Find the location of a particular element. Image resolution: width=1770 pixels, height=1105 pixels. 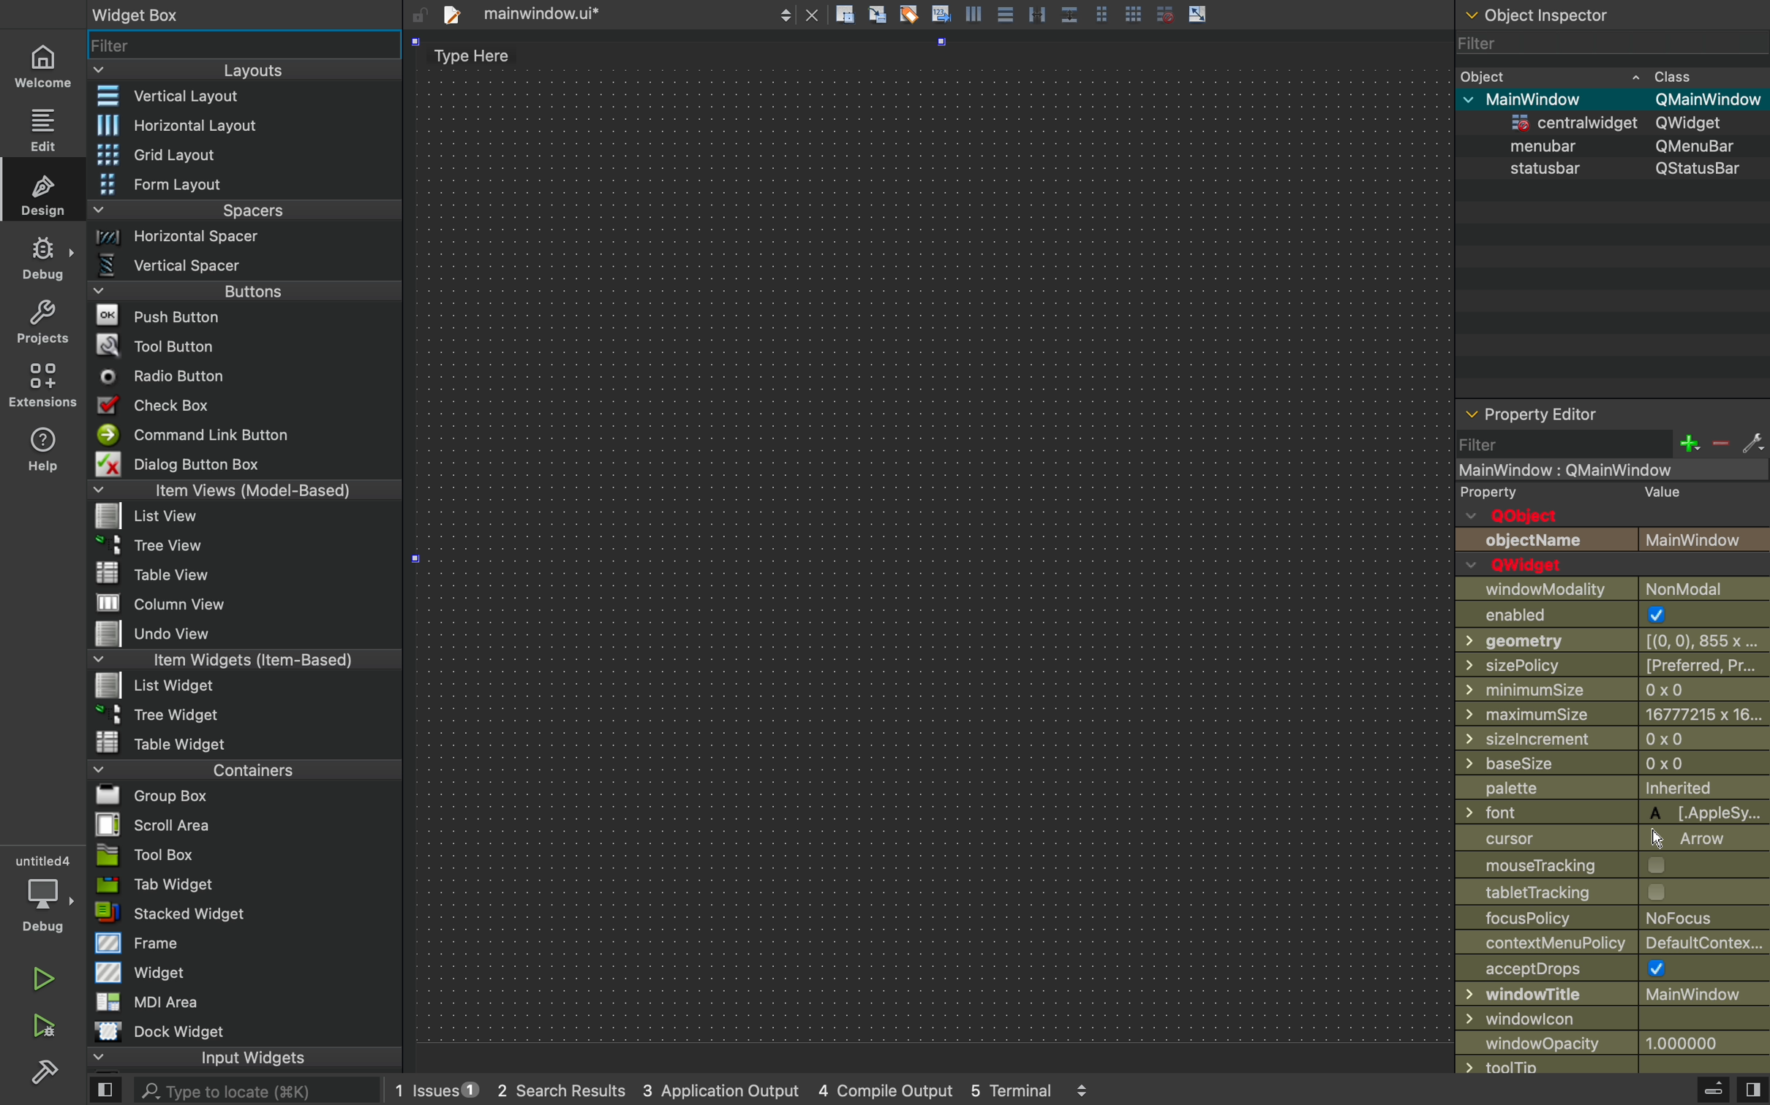

widjget is located at coordinates (1624, 122).